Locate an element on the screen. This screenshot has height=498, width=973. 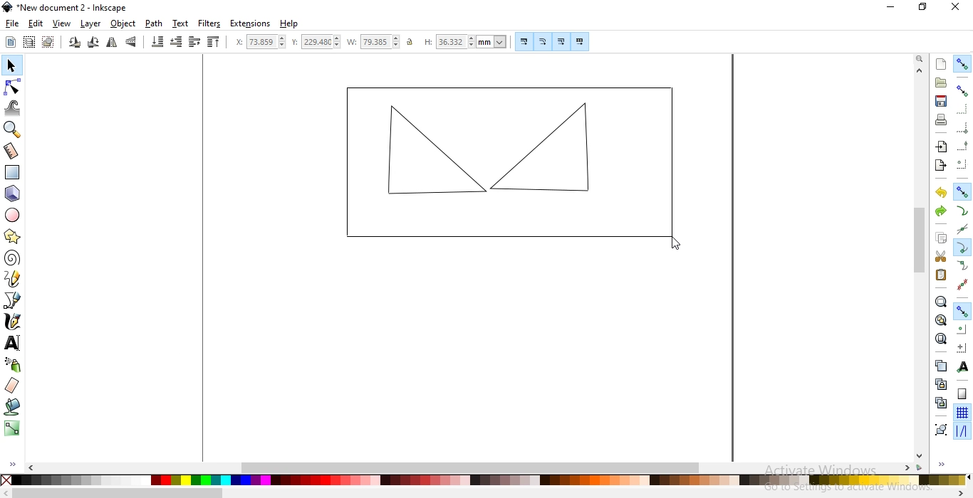
scale radii of rounded corners is located at coordinates (543, 41).